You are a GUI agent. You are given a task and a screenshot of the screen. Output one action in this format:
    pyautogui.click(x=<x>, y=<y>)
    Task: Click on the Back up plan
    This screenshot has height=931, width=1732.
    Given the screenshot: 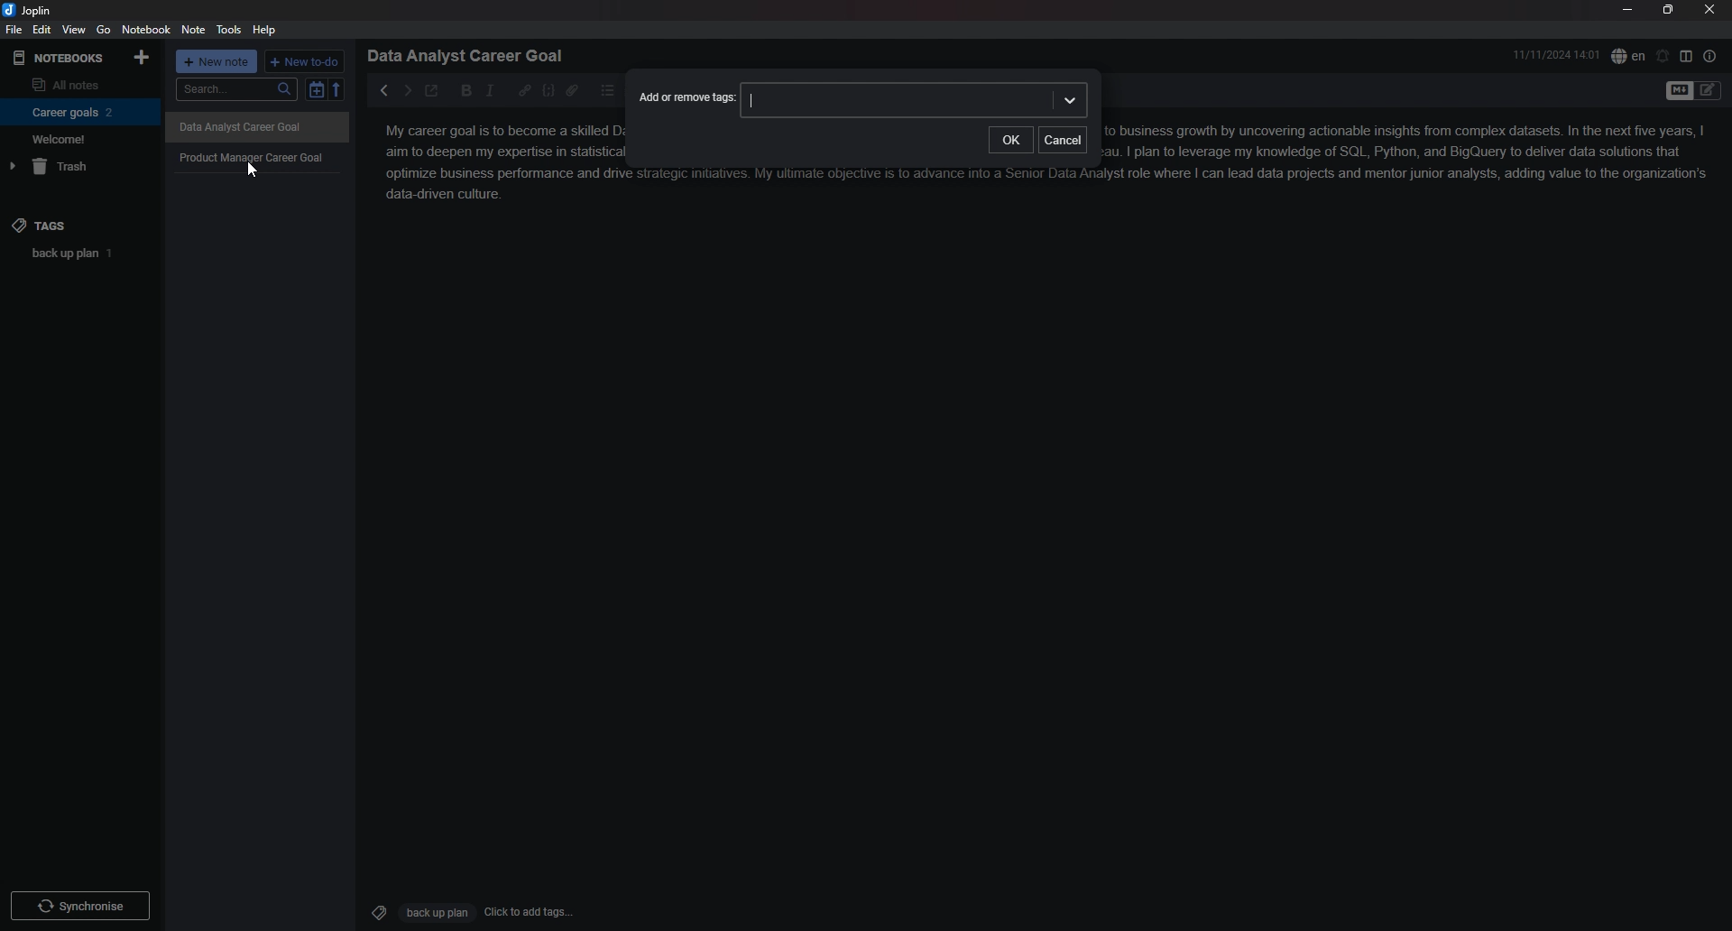 What is the action you would take?
    pyautogui.click(x=436, y=913)
    